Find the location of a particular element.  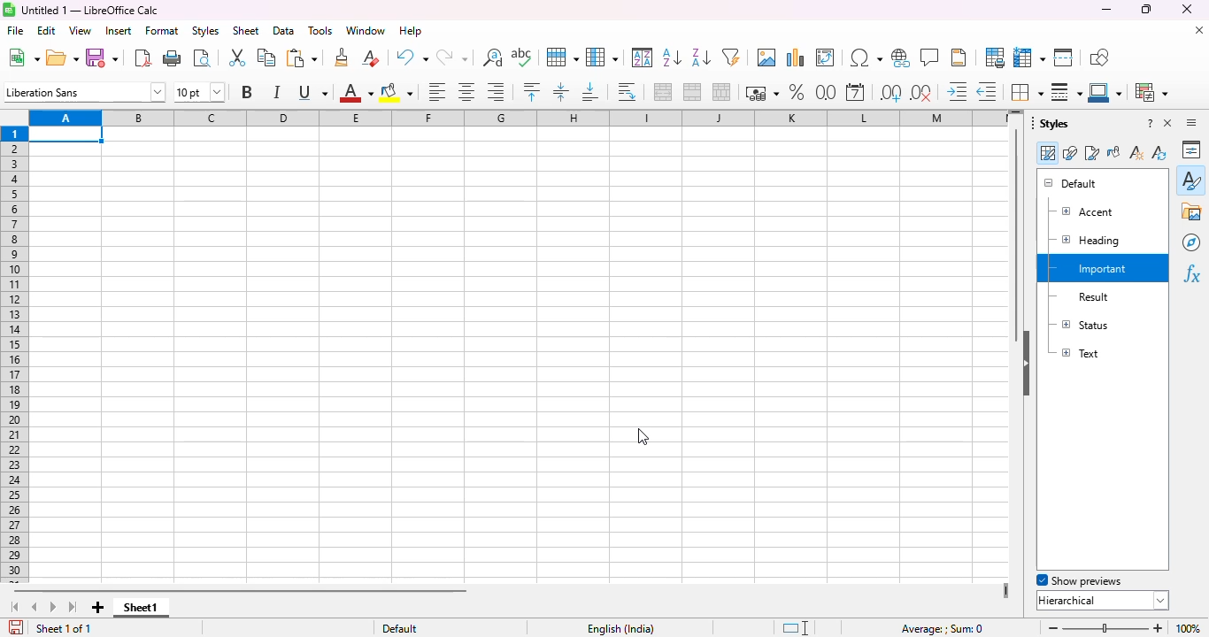

row is located at coordinates (562, 57).